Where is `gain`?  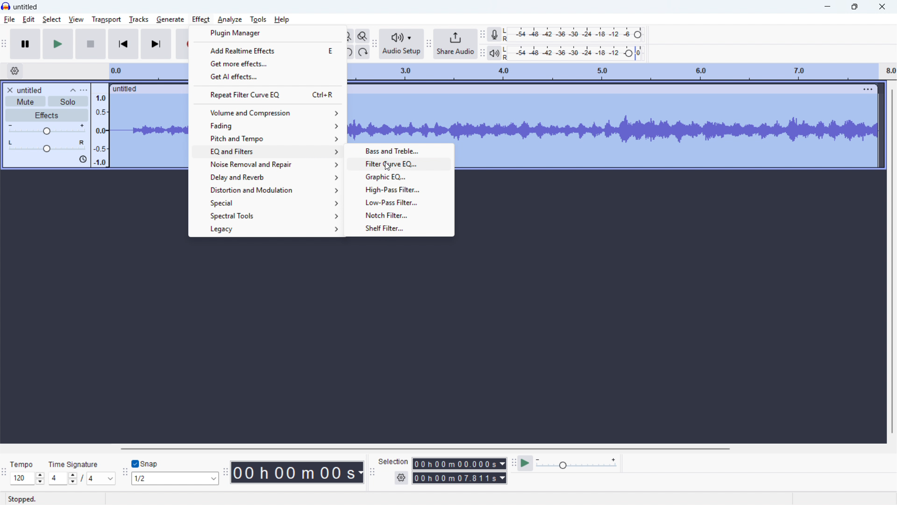 gain is located at coordinates (47, 130).